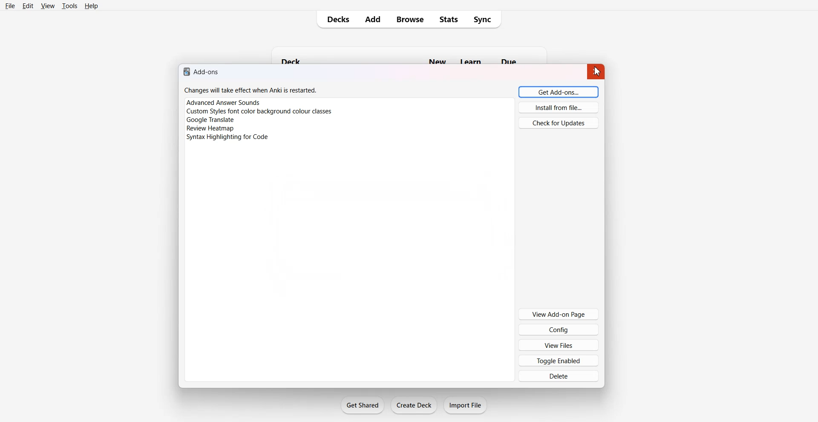  Describe the element at coordinates (373, 20) in the screenshot. I see `Add` at that location.